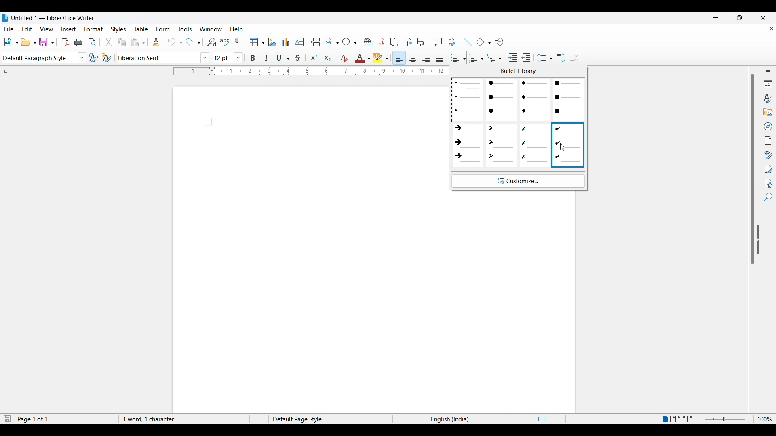 Image resolution: width=776 pixels, height=436 pixels. What do you see at coordinates (438, 42) in the screenshot?
I see `comment` at bounding box center [438, 42].